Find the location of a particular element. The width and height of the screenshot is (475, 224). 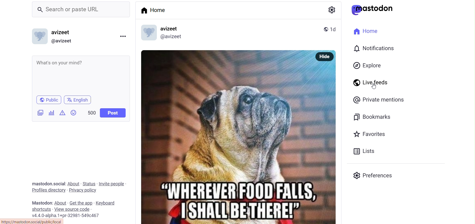

search is located at coordinates (81, 10).